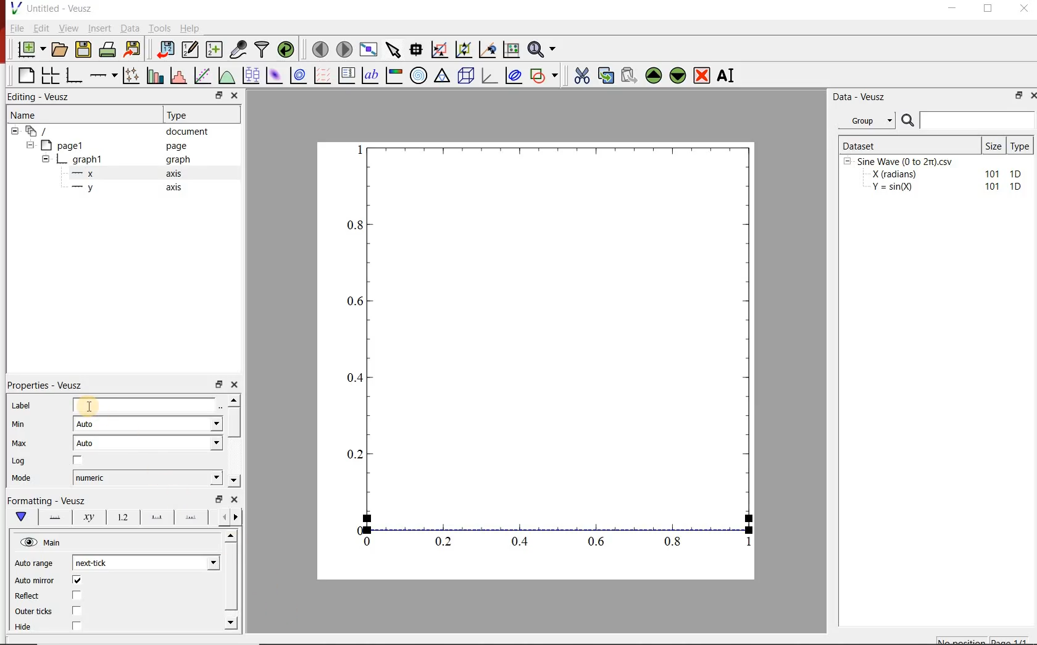 This screenshot has height=645, width=1037. Describe the element at coordinates (983, 639) in the screenshot. I see `no positions` at that location.